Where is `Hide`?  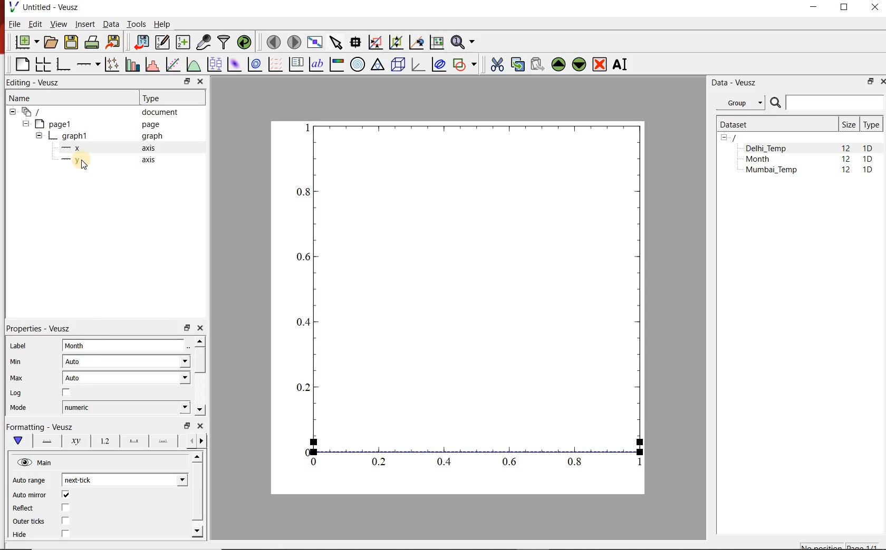
Hide is located at coordinates (22, 535).